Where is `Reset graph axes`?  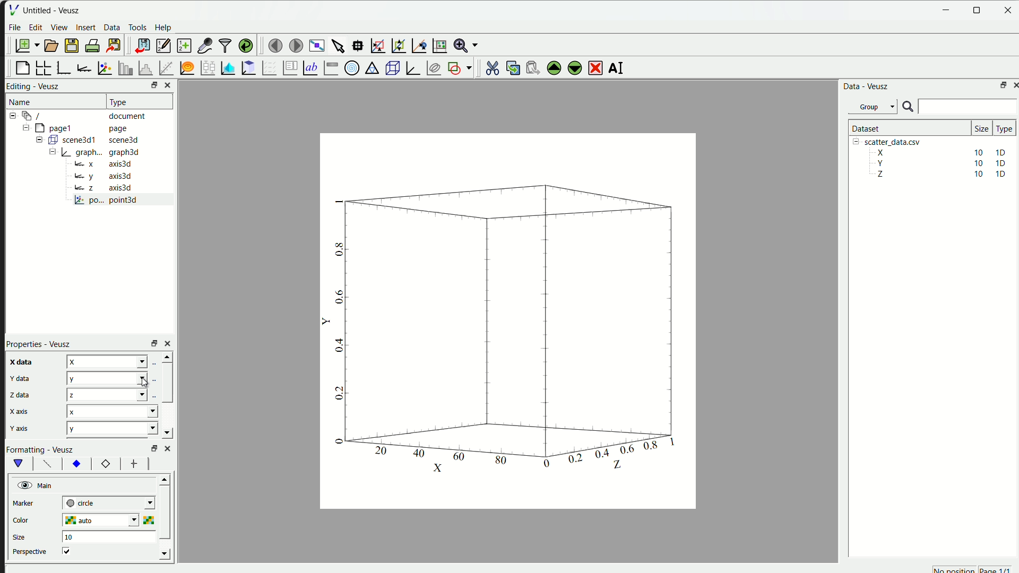 Reset graph axes is located at coordinates (439, 44).